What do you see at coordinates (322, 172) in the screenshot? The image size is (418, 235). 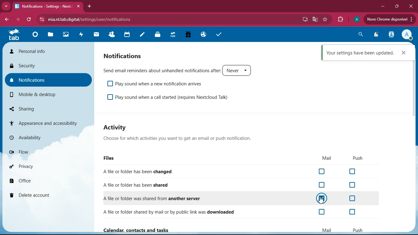 I see `off` at bounding box center [322, 172].